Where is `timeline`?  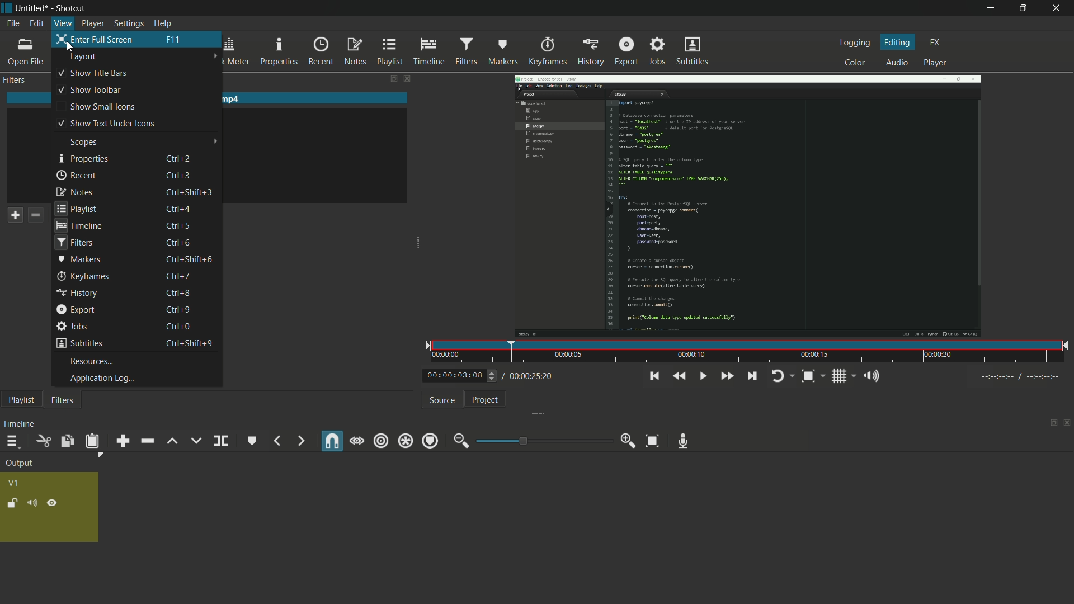 timeline is located at coordinates (78, 225).